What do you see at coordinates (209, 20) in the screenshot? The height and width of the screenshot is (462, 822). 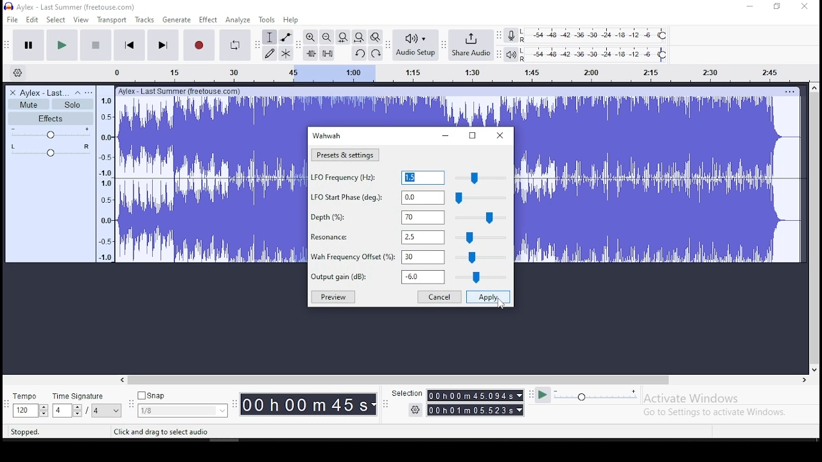 I see `effect` at bounding box center [209, 20].